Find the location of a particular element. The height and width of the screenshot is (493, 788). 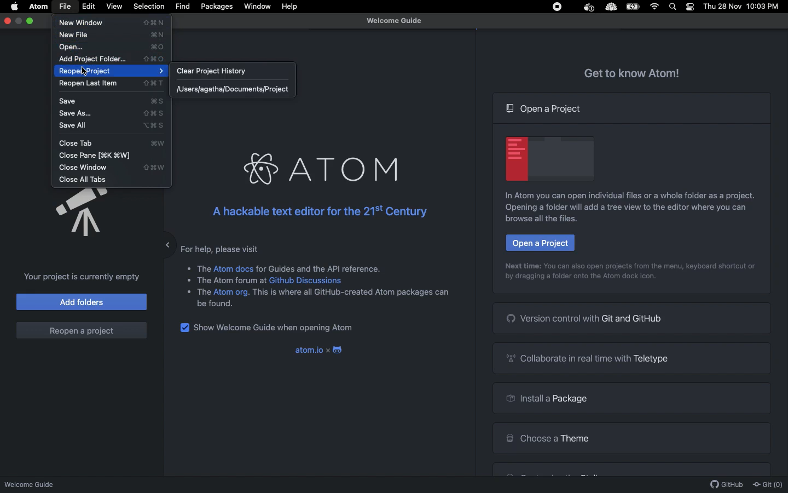

New file is located at coordinates (114, 35).